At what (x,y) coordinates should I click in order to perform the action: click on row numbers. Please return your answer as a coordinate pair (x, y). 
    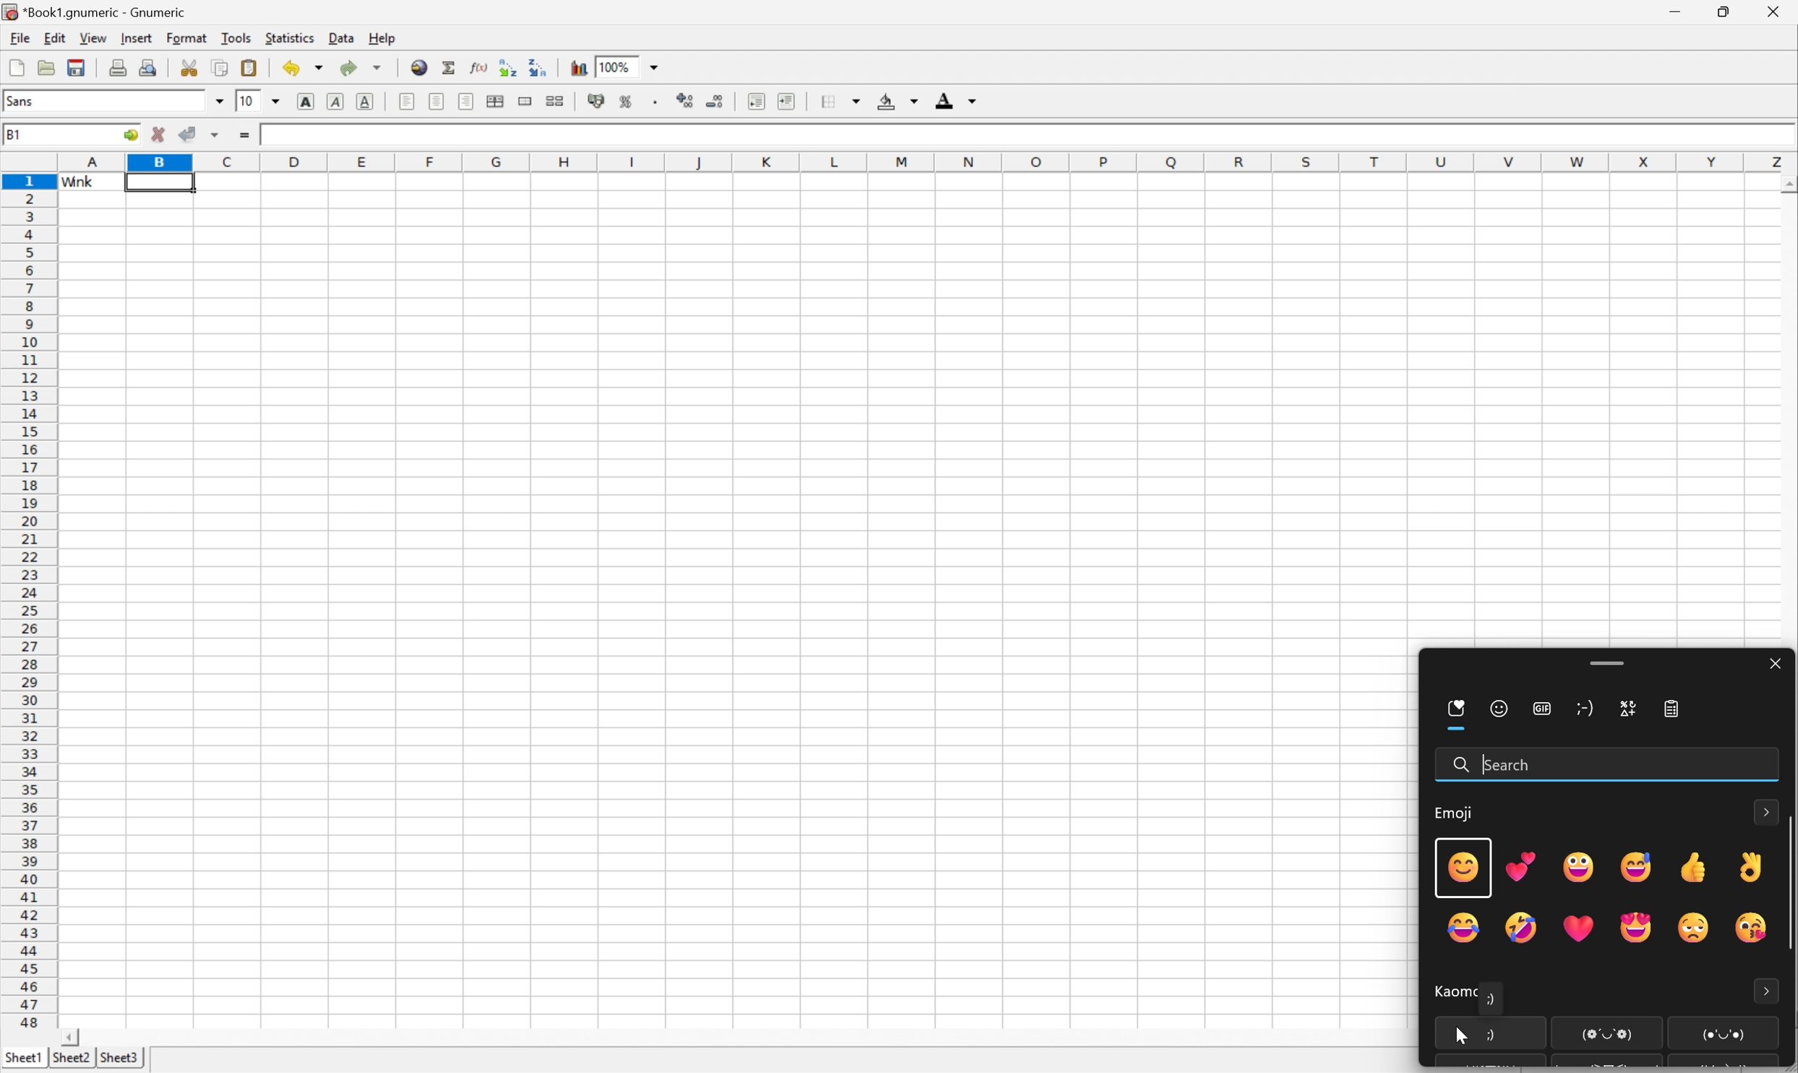
    Looking at the image, I should click on (33, 606).